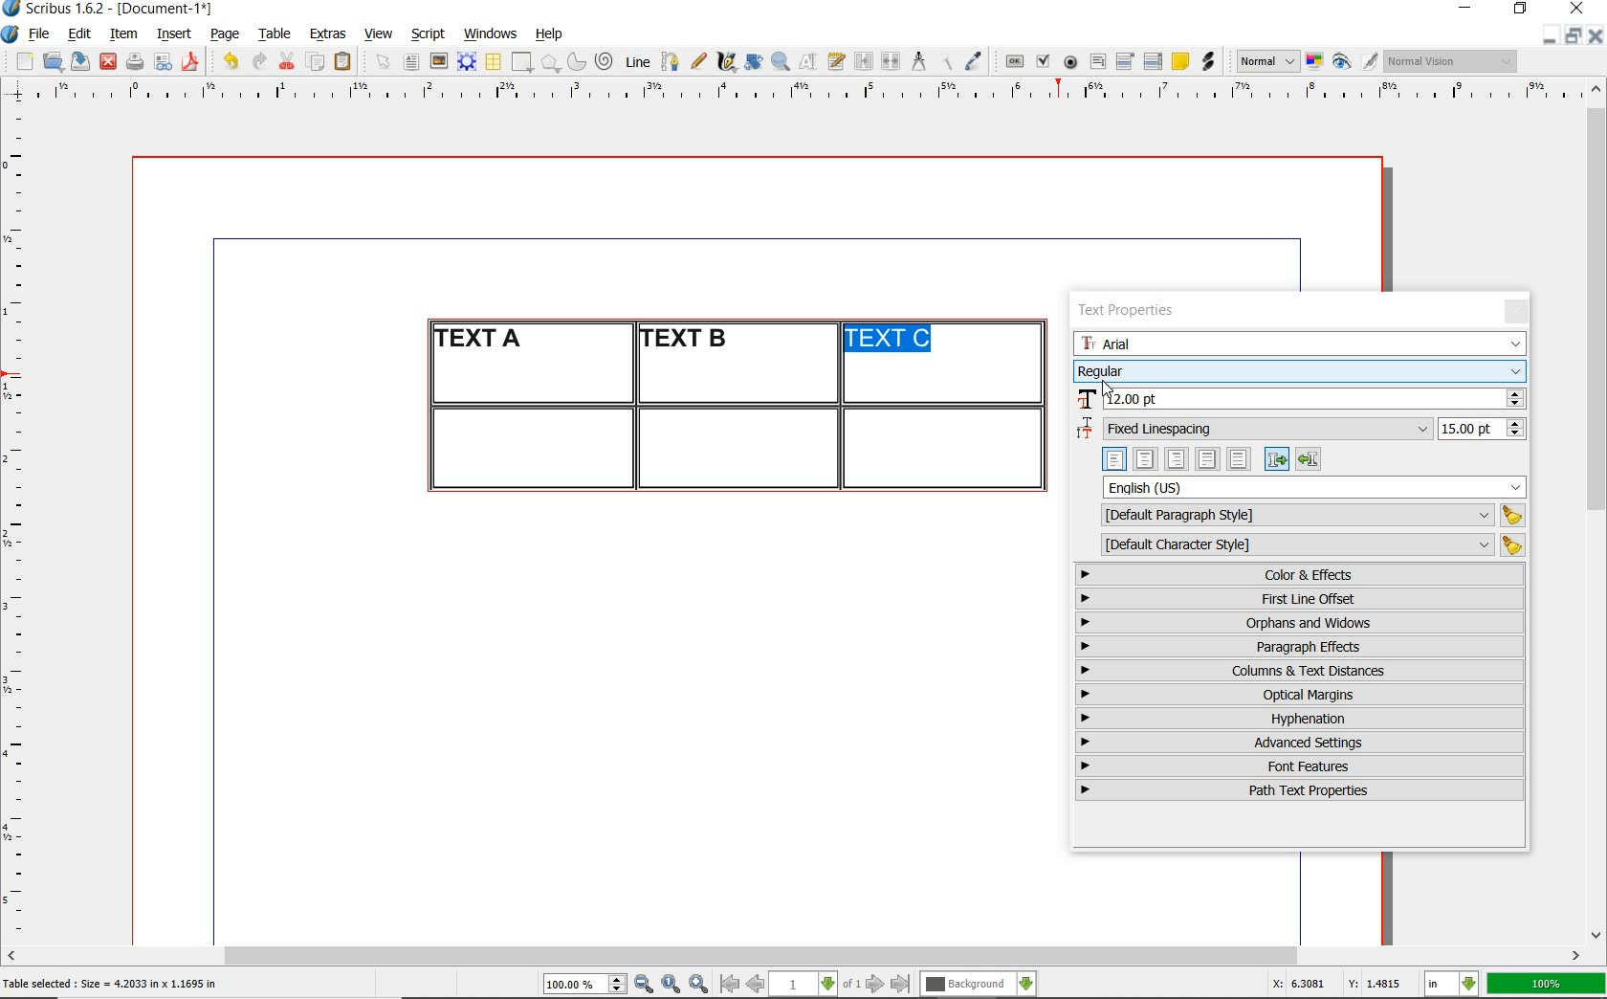 The height and width of the screenshot is (999, 1607). I want to click on calligraphic line, so click(728, 61).